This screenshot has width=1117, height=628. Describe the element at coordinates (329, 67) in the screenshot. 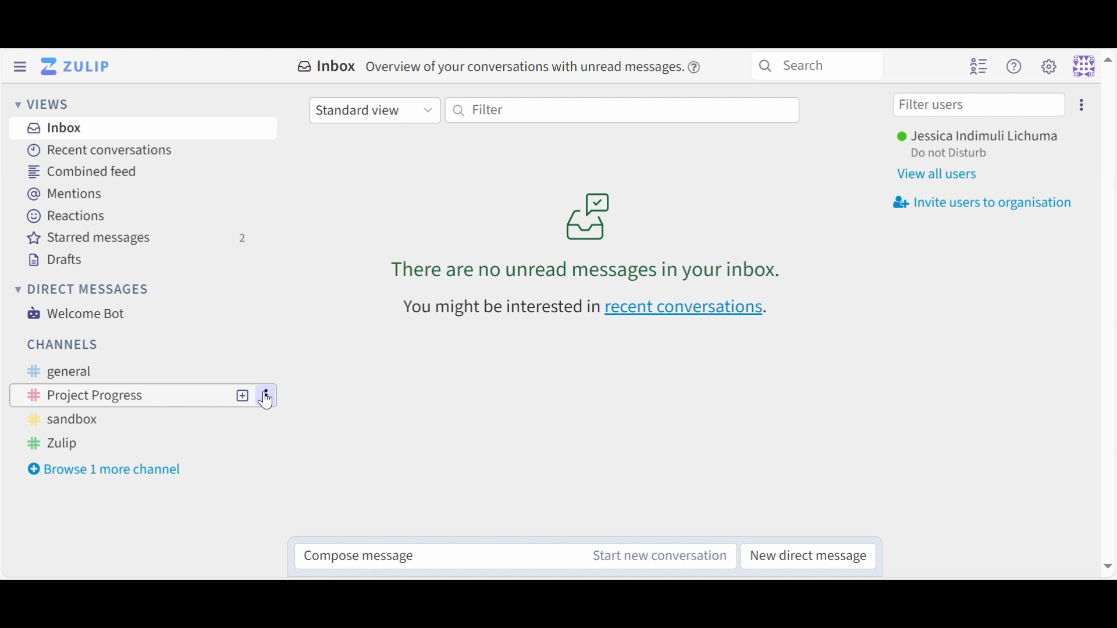

I see `Inbox` at that location.